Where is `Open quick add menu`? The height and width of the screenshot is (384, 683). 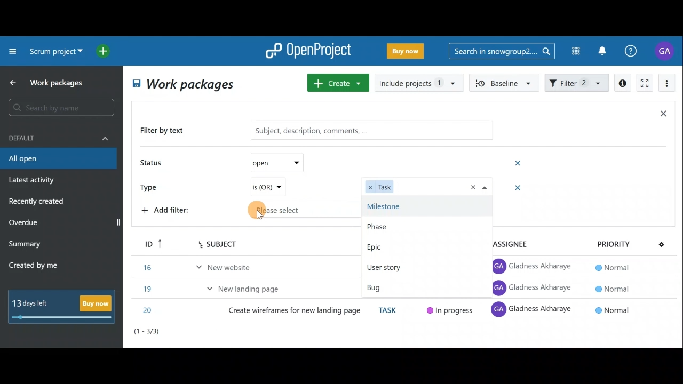 Open quick add menu is located at coordinates (105, 51).